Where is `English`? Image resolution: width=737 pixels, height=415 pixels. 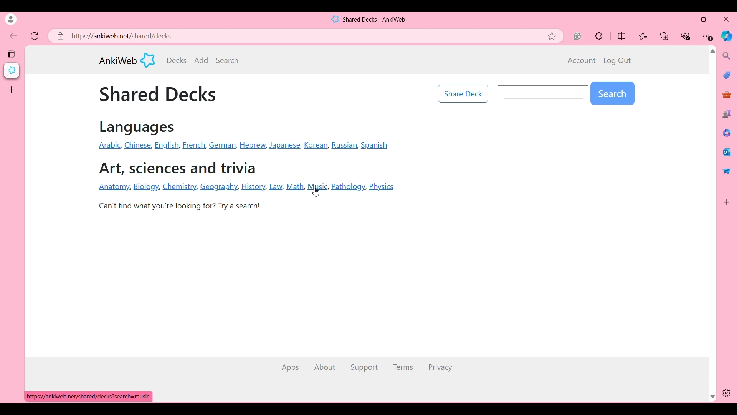
English is located at coordinates (166, 145).